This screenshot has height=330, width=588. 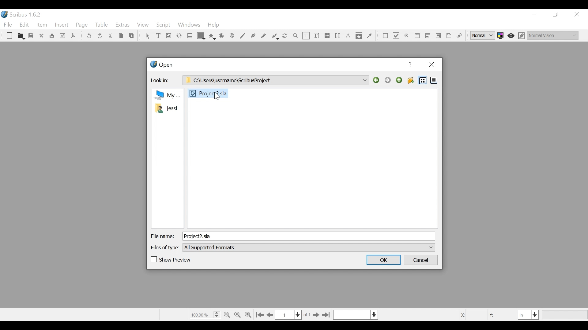 What do you see at coordinates (359, 35) in the screenshot?
I see `Copy Item properties` at bounding box center [359, 35].